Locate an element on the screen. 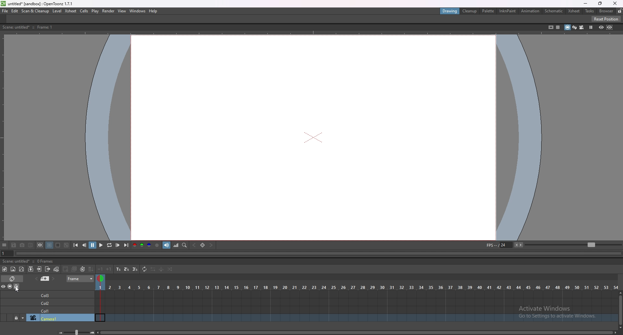 This screenshot has width=623, height=335. histogram is located at coordinates (177, 245).